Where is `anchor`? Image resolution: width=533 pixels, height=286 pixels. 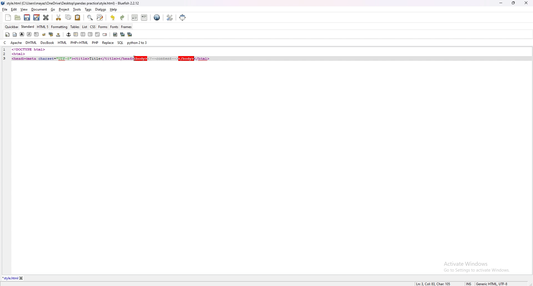
anchor is located at coordinates (69, 34).